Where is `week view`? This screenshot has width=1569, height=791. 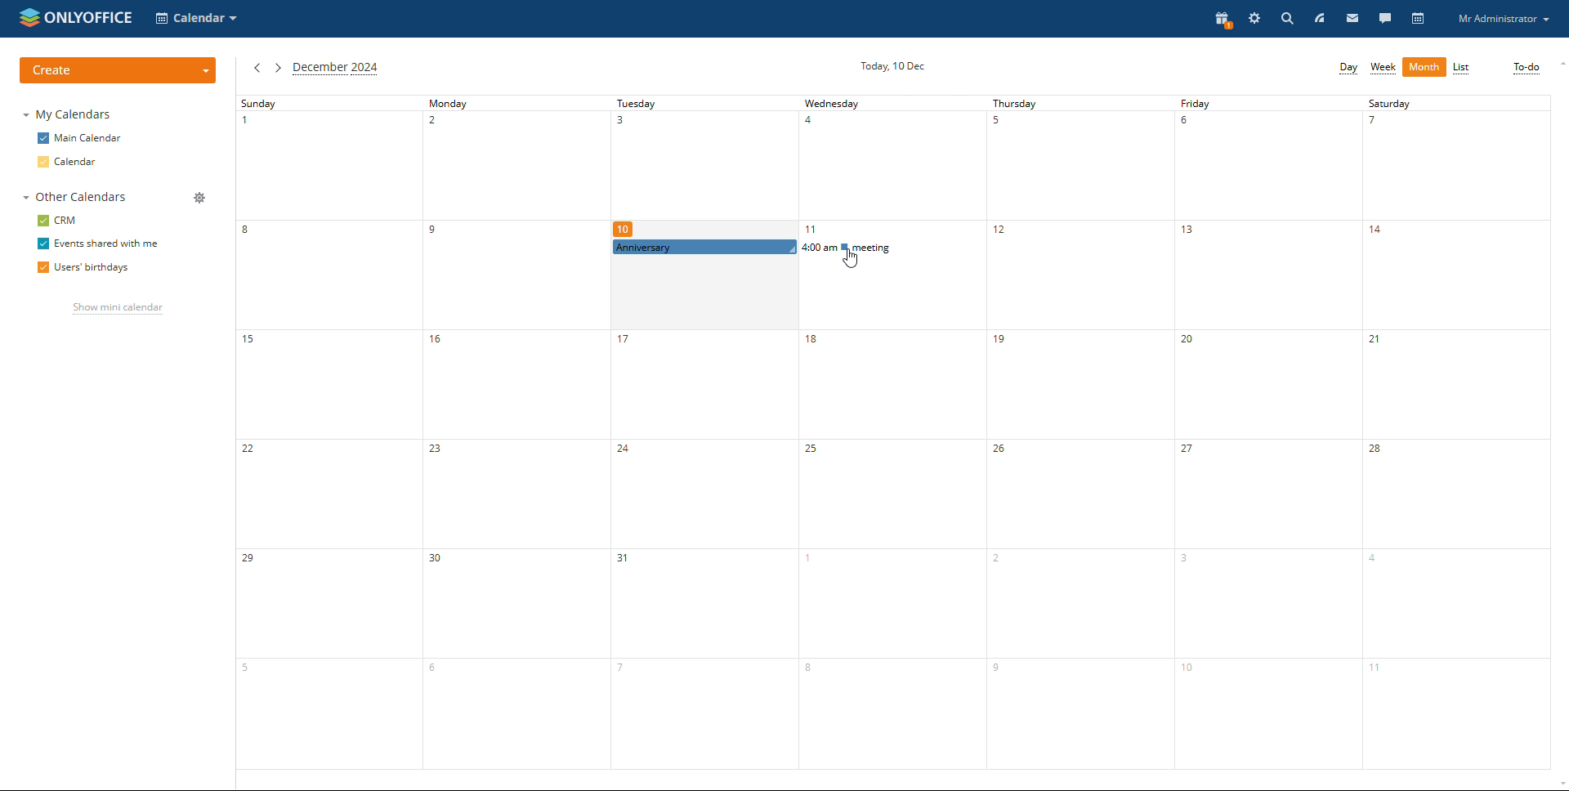
week view is located at coordinates (1383, 67).